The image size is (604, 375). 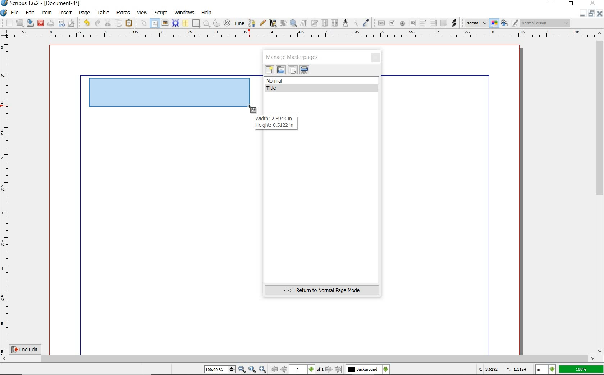 What do you see at coordinates (368, 370) in the screenshot?
I see `Background` at bounding box center [368, 370].